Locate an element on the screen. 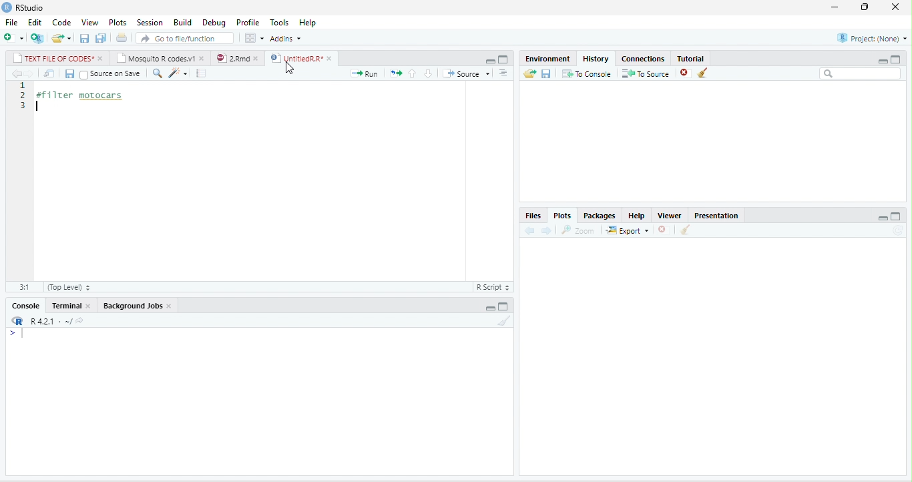  compile report is located at coordinates (201, 73).